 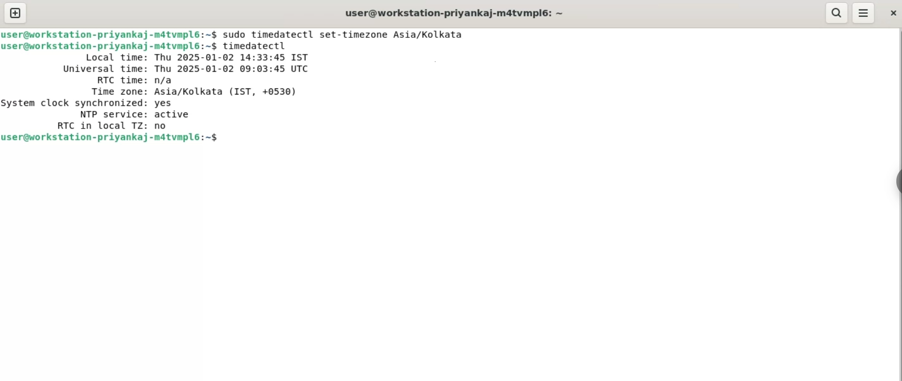 I want to click on new tab, so click(x=17, y=13).